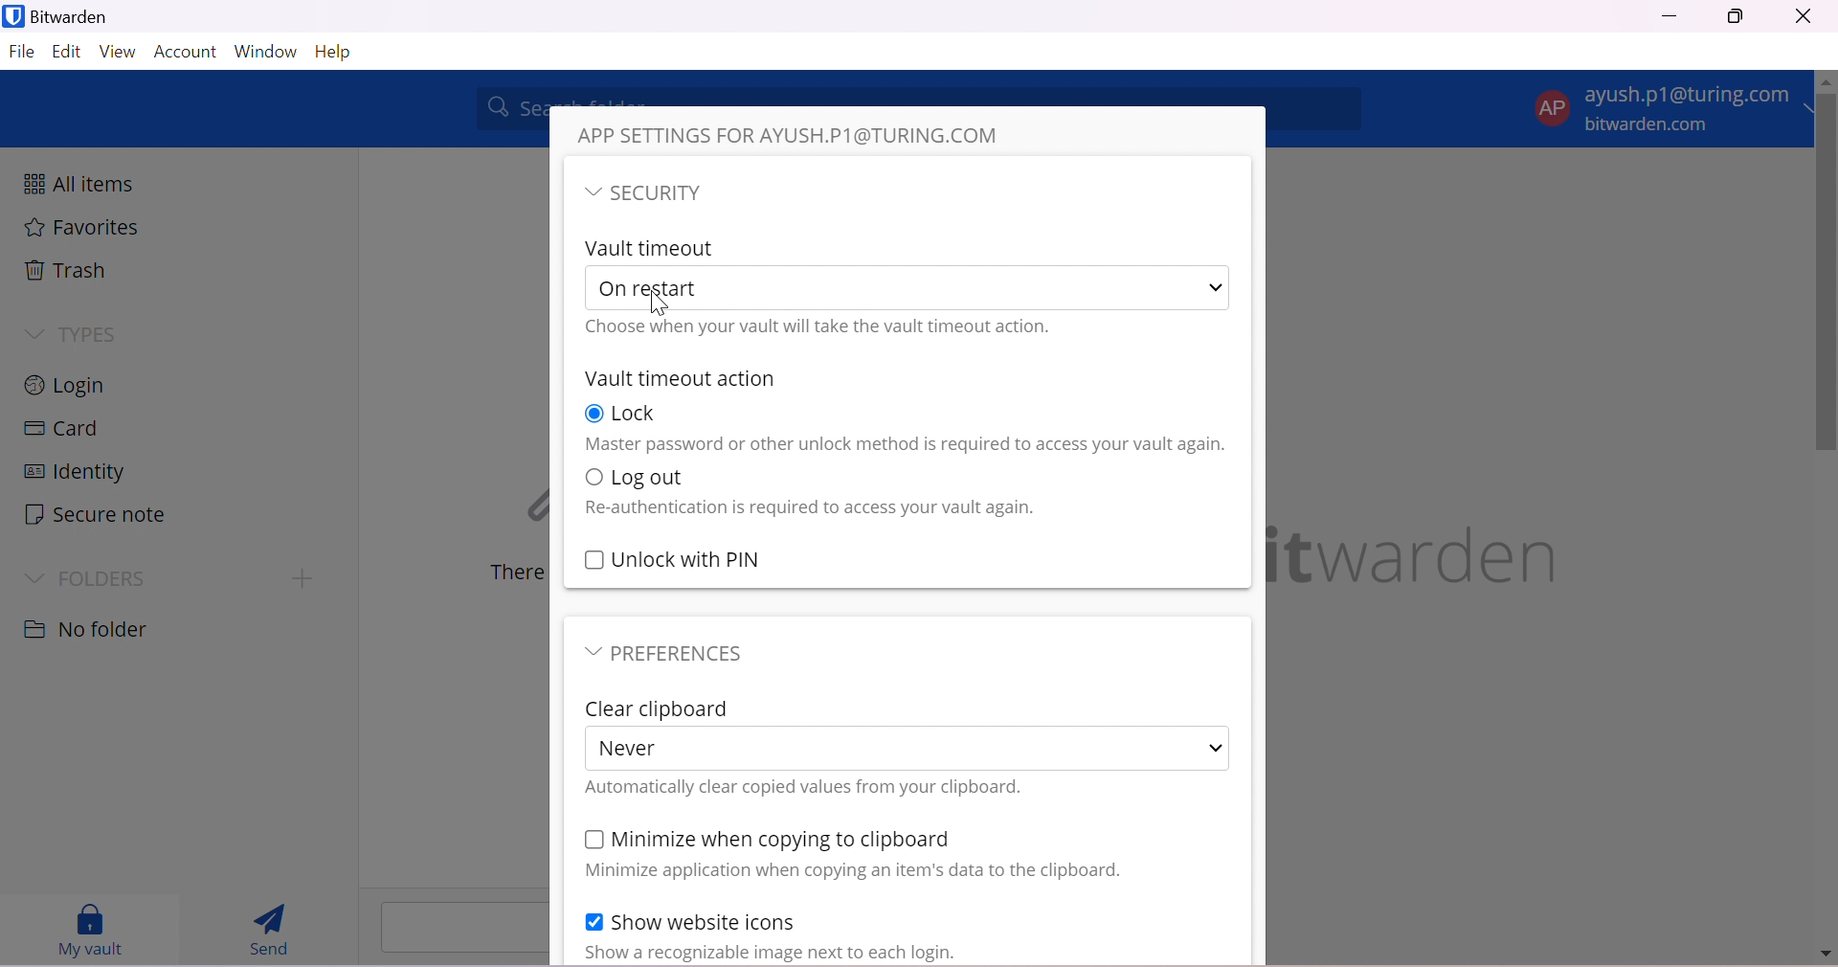 This screenshot has height=967, width=1838. I want to click on Vault timeout, so click(652, 250).